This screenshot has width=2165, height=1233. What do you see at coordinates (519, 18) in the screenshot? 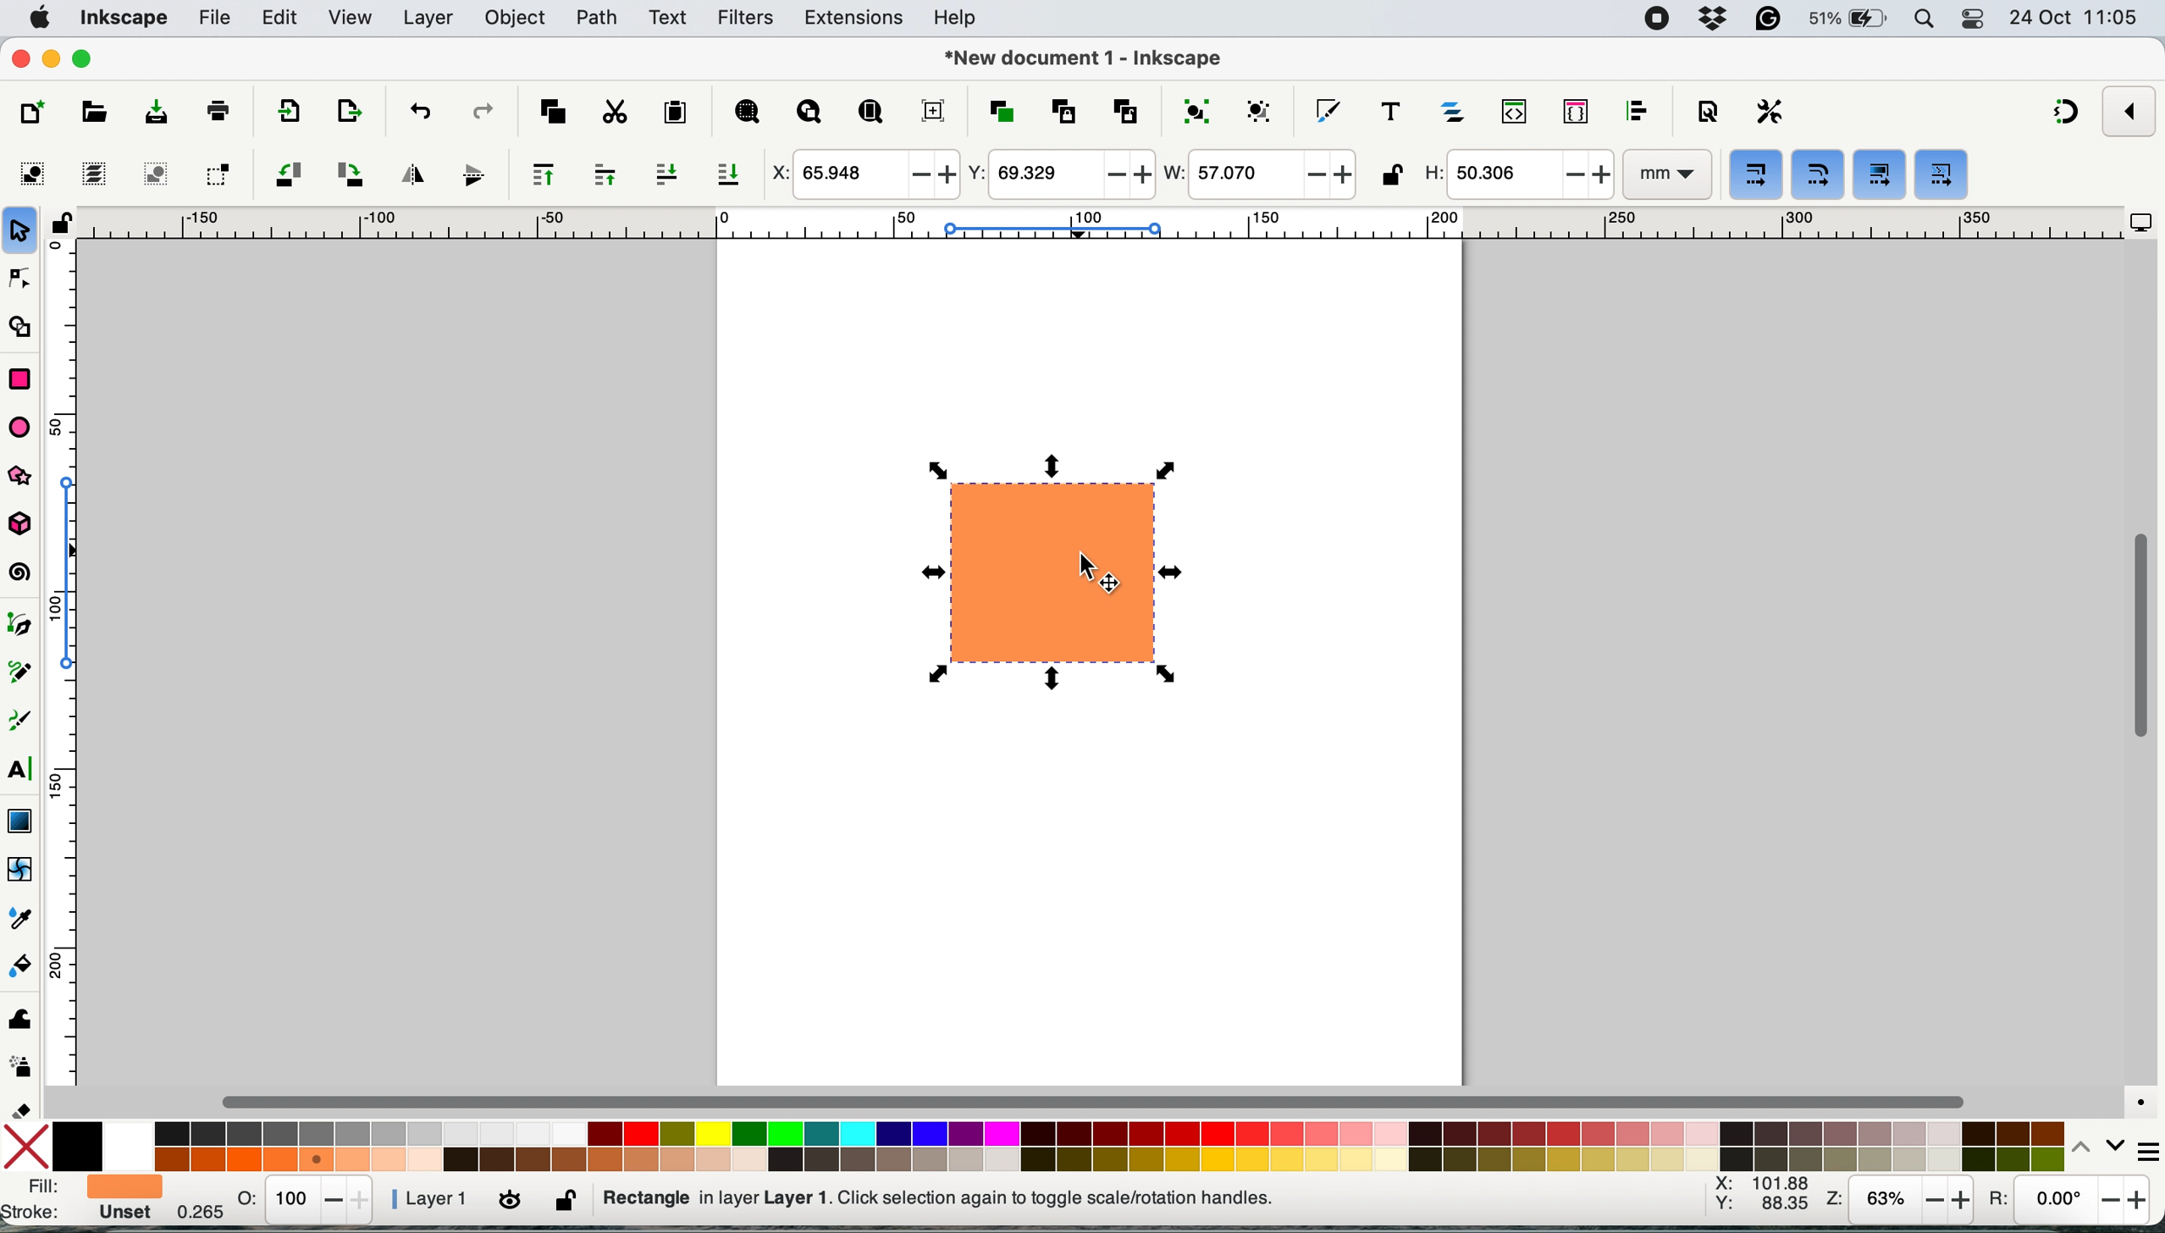
I see `object` at bounding box center [519, 18].